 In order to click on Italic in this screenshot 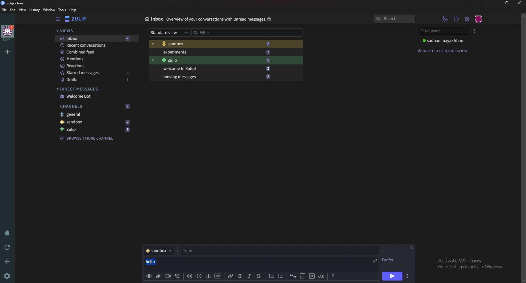, I will do `click(249, 277)`.